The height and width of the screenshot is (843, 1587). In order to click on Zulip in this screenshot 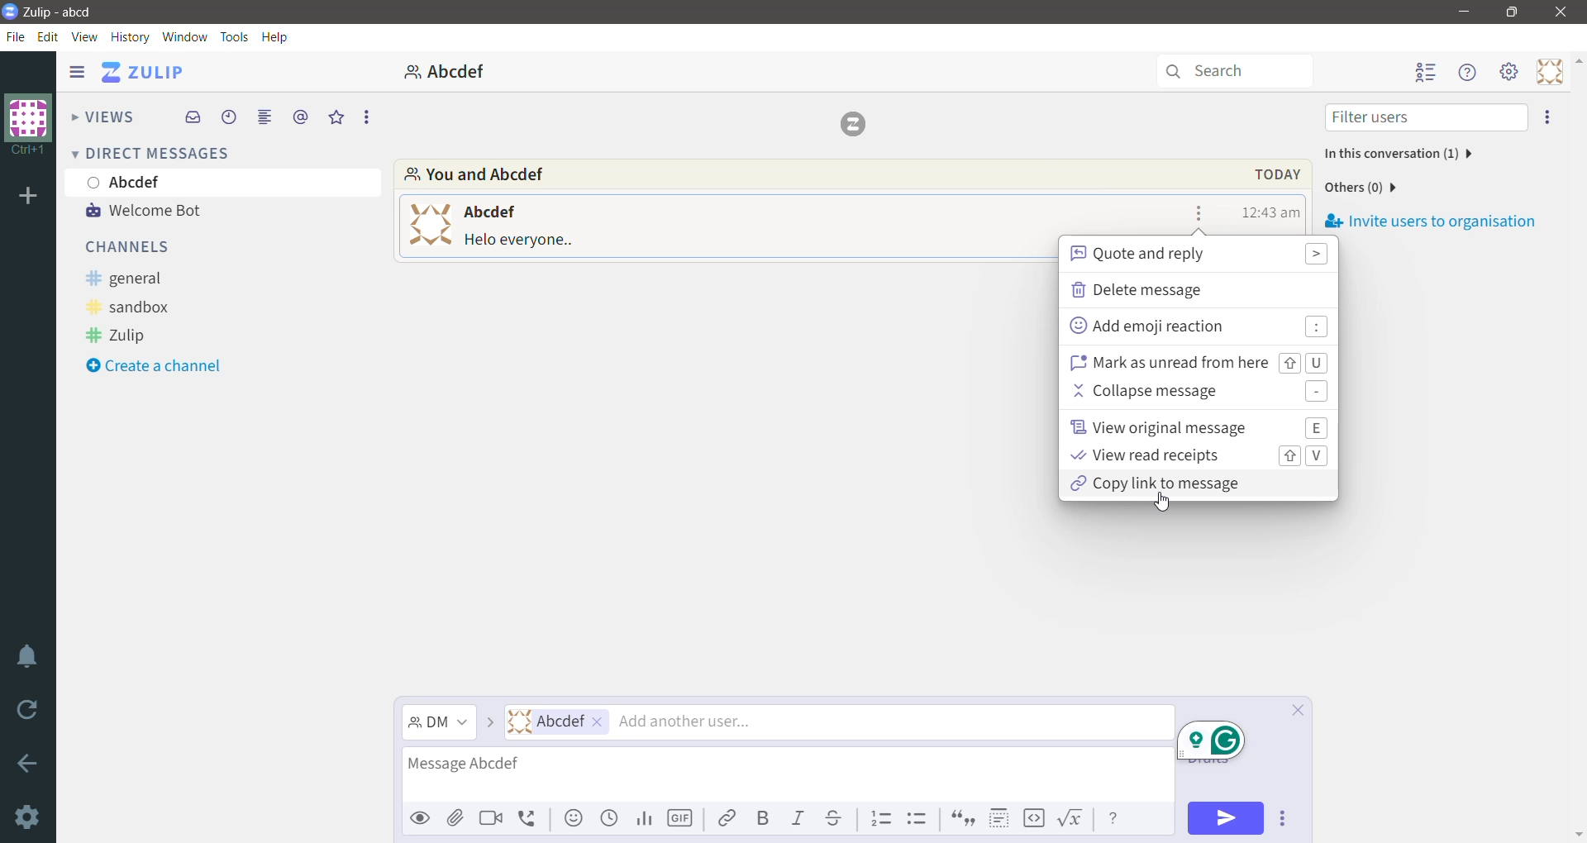, I will do `click(121, 335)`.